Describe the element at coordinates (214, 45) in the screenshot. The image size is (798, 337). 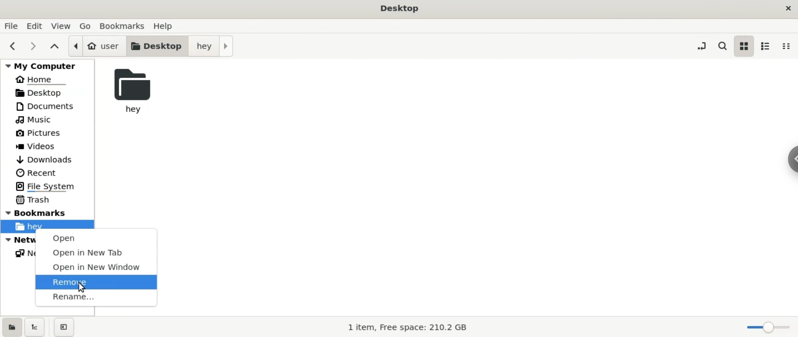
I see `hey` at that location.